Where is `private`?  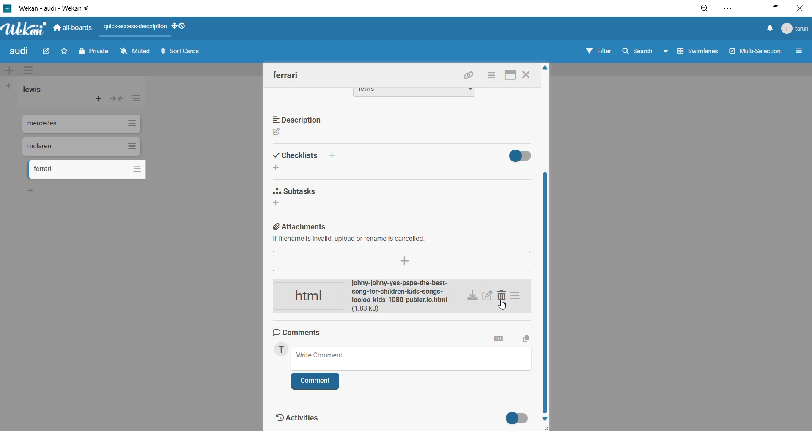
private is located at coordinates (93, 54).